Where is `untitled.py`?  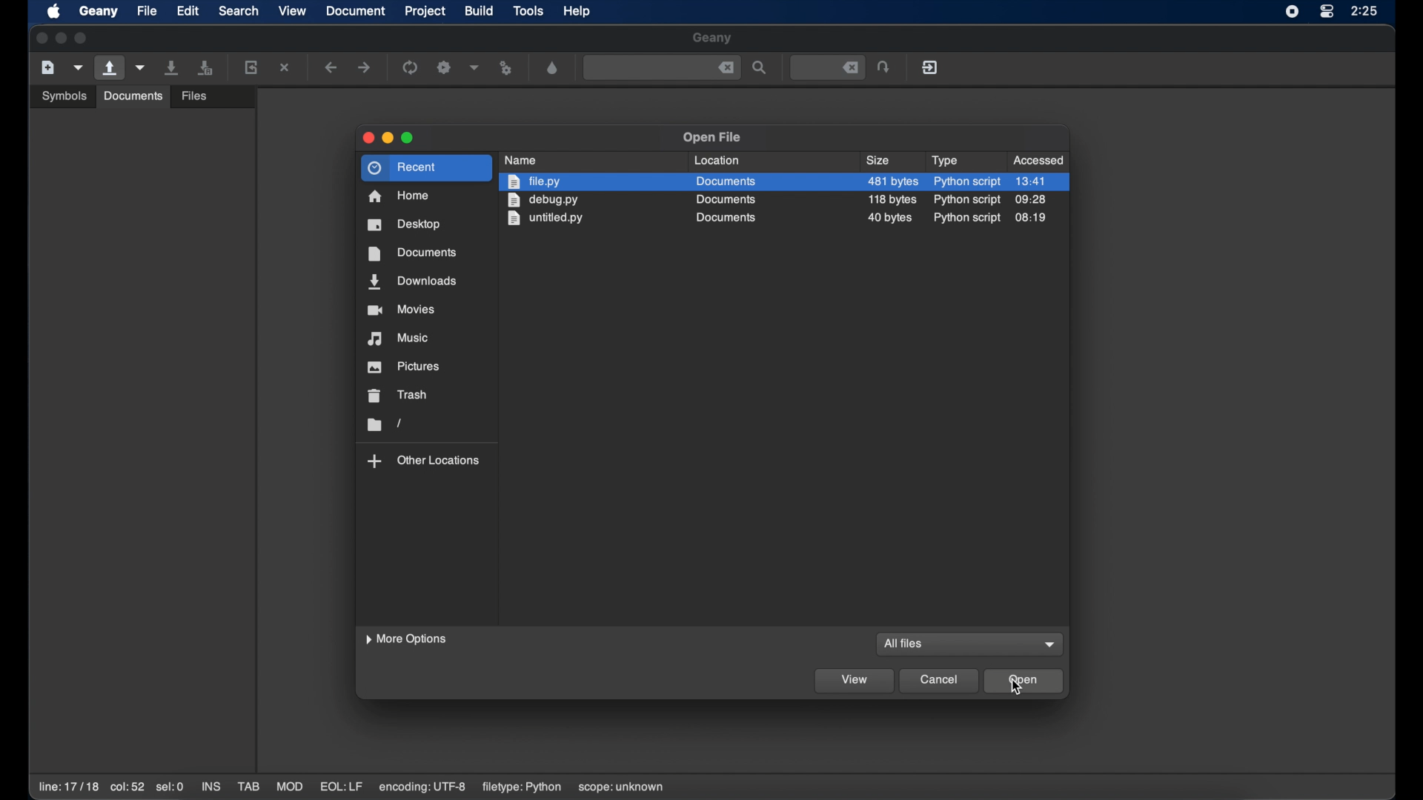
untitled.py is located at coordinates (545, 219).